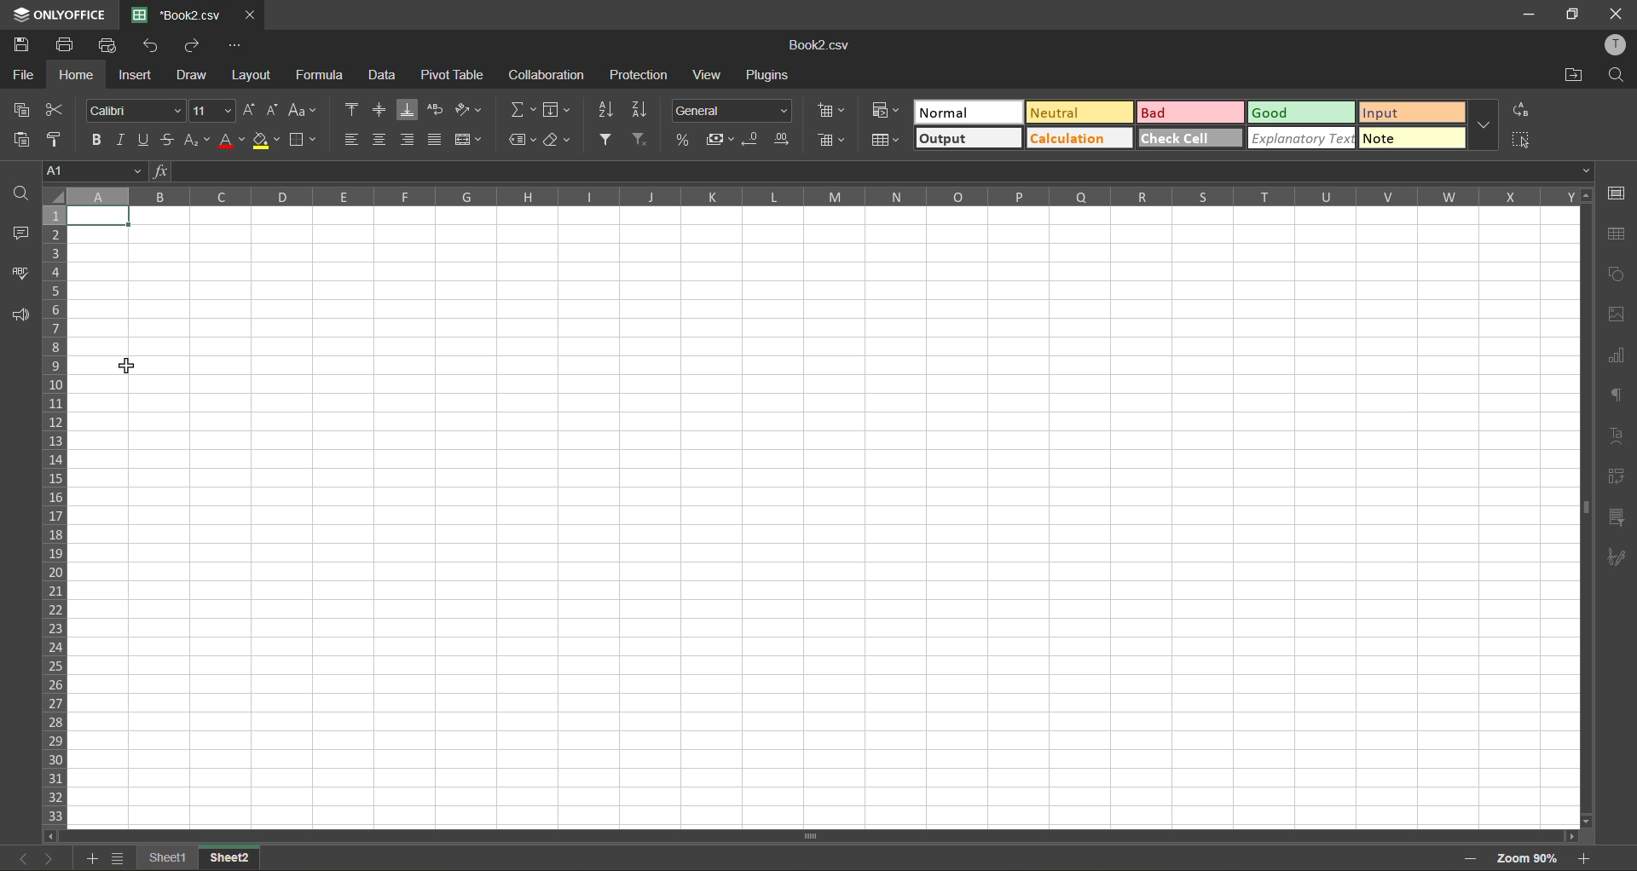 This screenshot has height=871, width=1637. I want to click on align middle, so click(383, 109).